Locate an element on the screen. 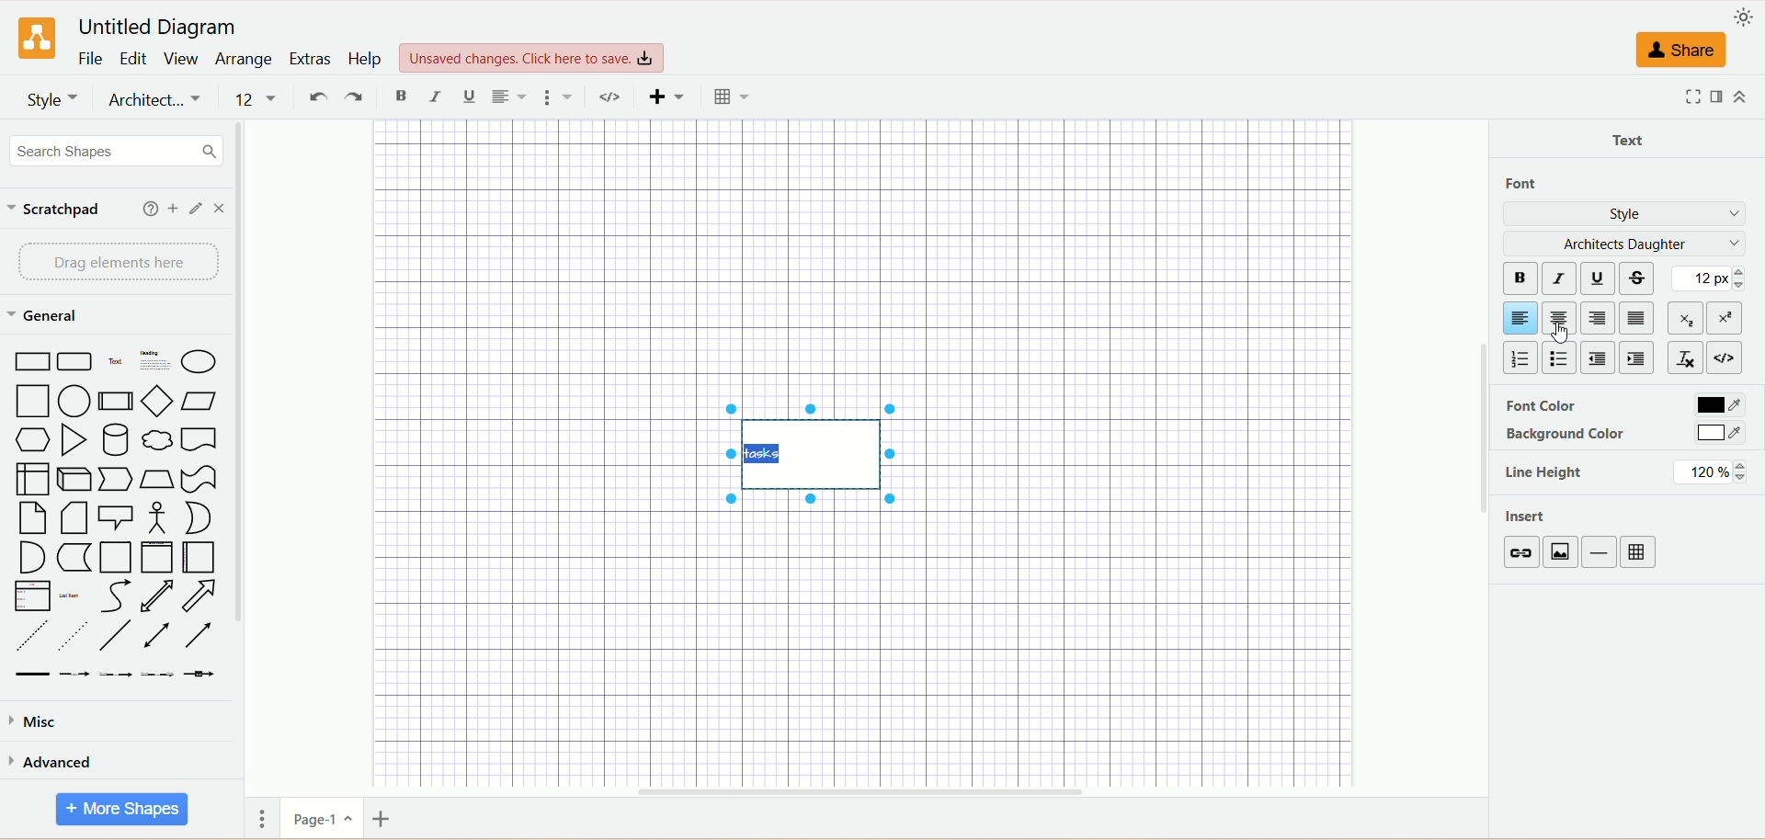 This screenshot has height=840, width=1765. Cuboid is located at coordinates (75, 480).